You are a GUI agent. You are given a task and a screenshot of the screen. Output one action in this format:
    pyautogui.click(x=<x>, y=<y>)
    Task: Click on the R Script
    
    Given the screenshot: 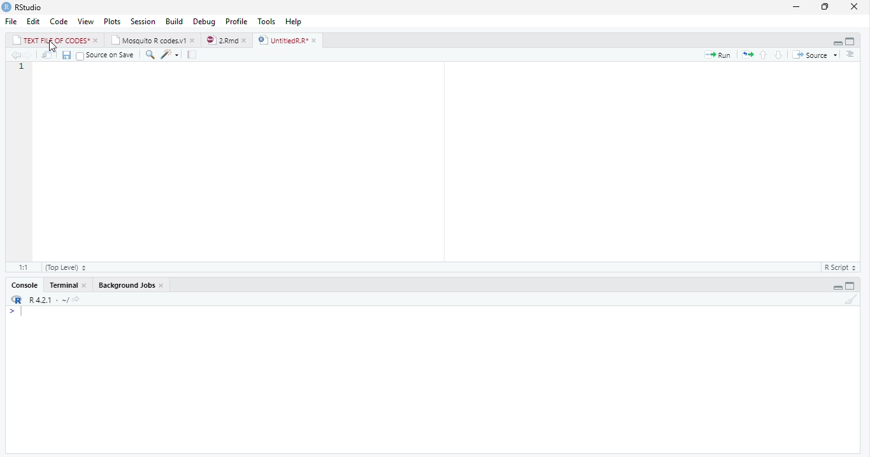 What is the action you would take?
    pyautogui.click(x=839, y=268)
    